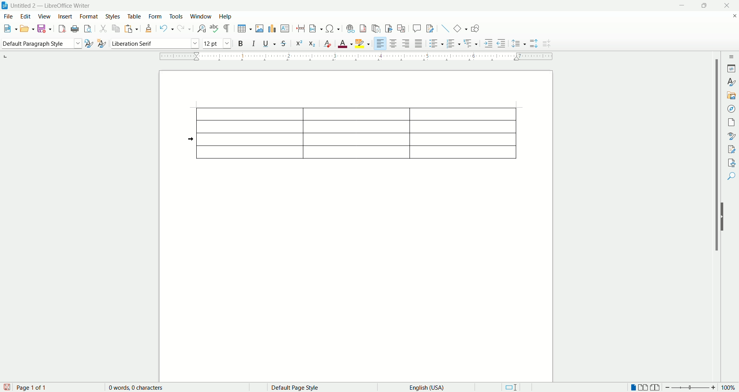  I want to click on insert table, so click(244, 29).